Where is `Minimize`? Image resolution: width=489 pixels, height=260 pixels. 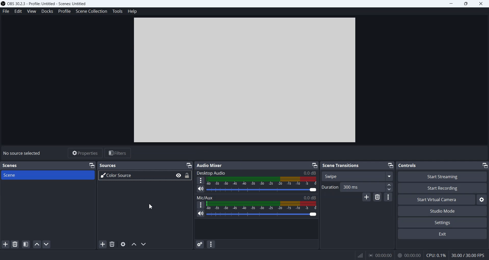
Minimize is located at coordinates (390, 166).